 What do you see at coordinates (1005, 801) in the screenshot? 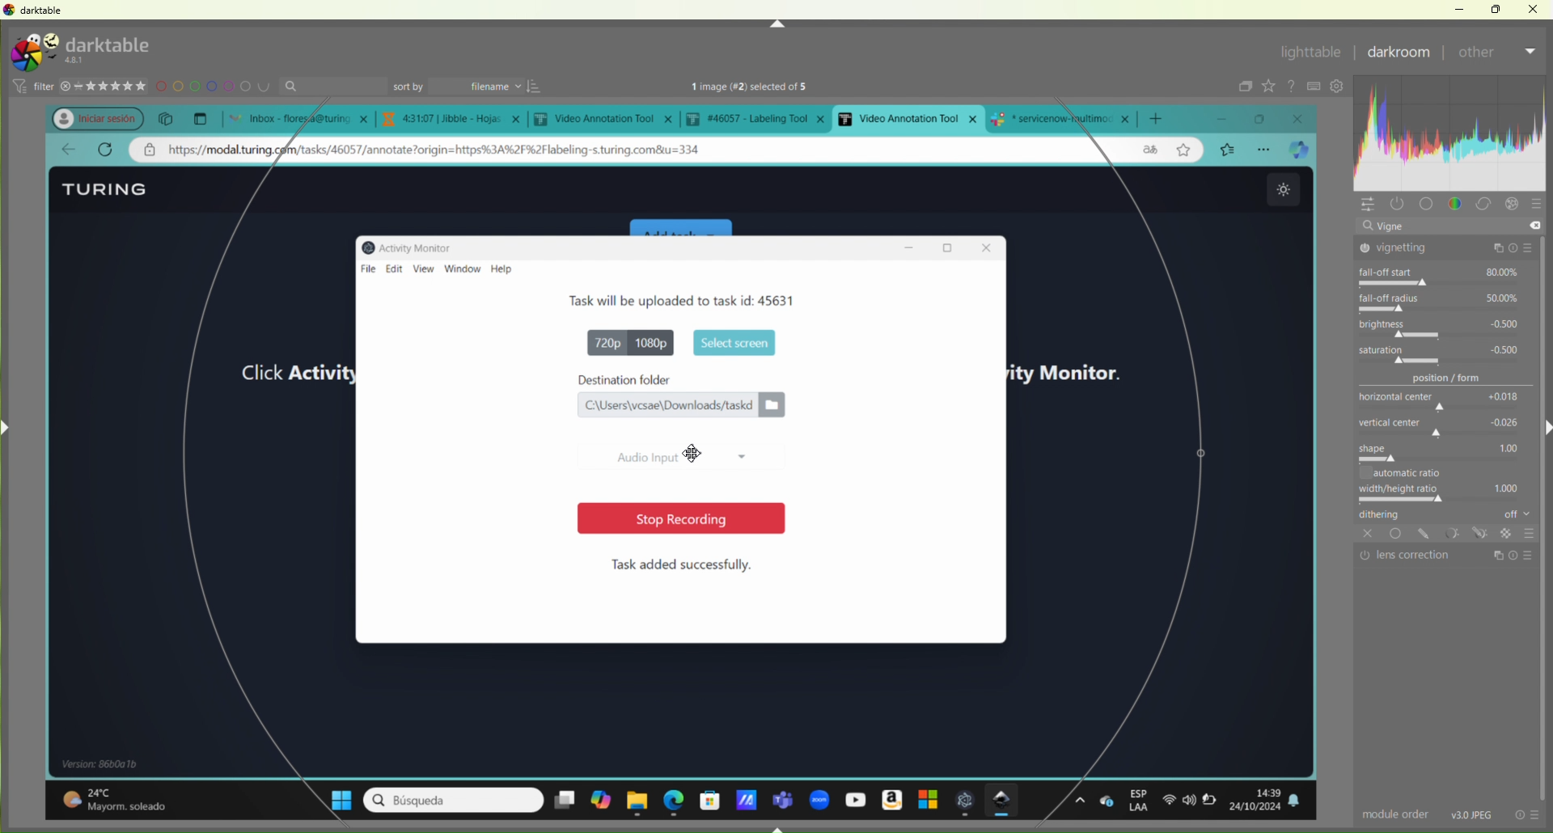
I see `darktable` at bounding box center [1005, 801].